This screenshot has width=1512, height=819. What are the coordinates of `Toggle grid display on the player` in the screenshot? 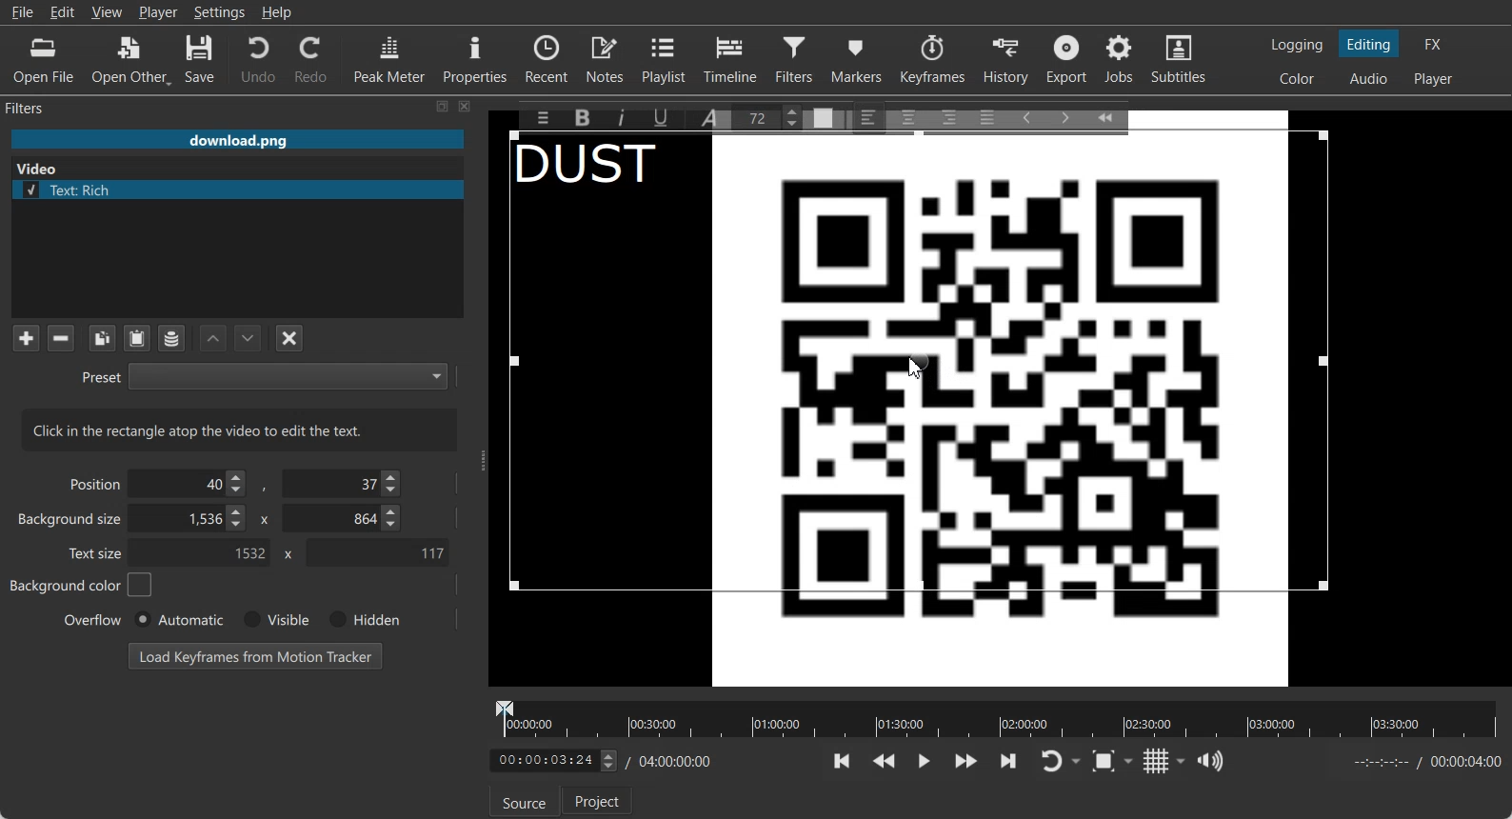 It's located at (1157, 761).